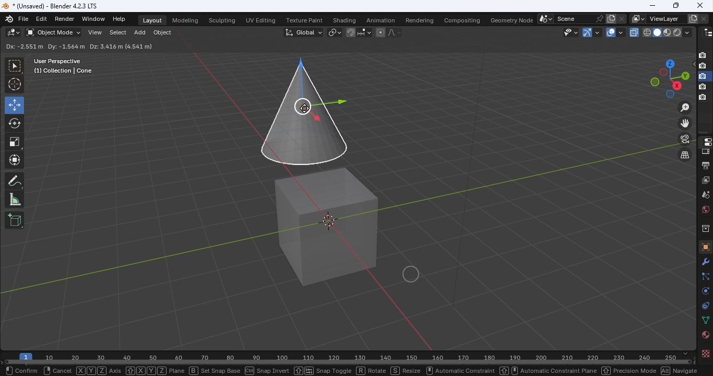  Describe the element at coordinates (15, 161) in the screenshot. I see `Transform` at that location.